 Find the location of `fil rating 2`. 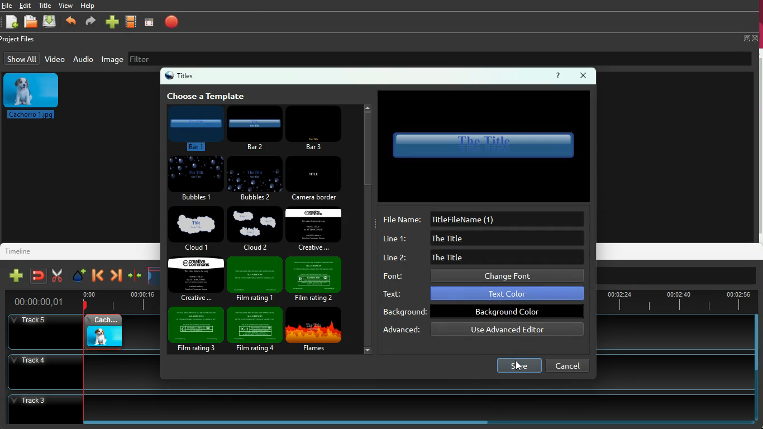

fil rating 2 is located at coordinates (315, 279).